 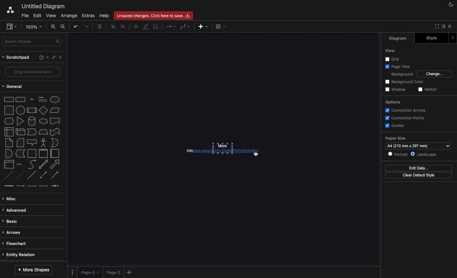 I want to click on cylinder, so click(x=32, y=121).